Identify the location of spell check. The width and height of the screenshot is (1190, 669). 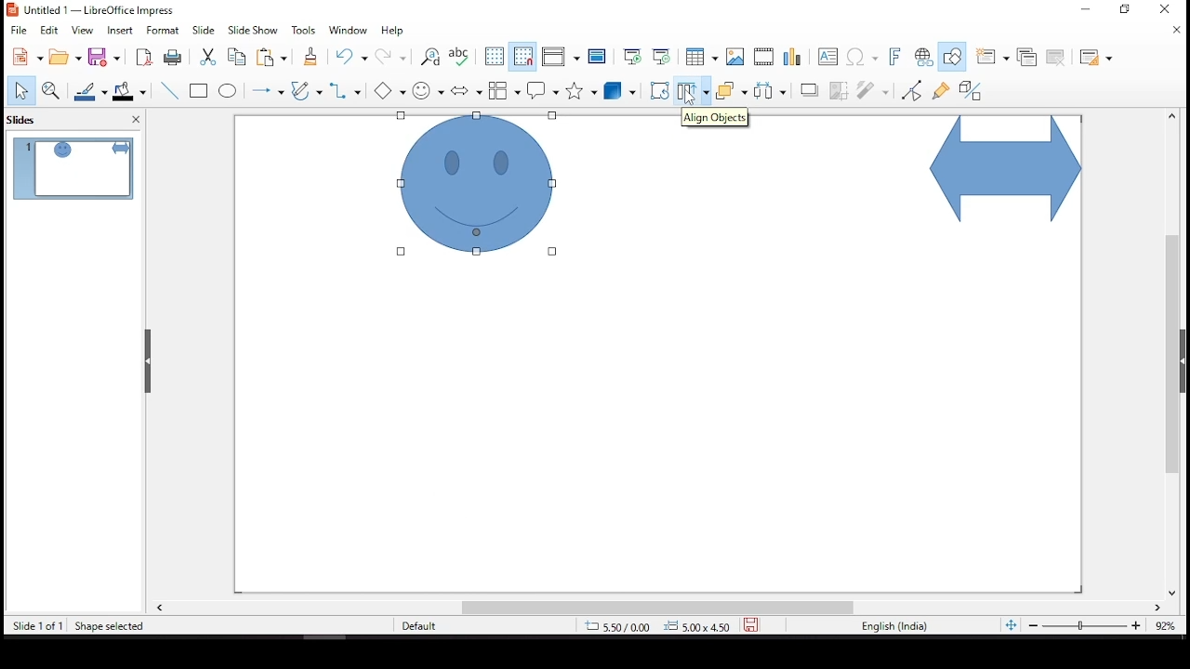
(460, 57).